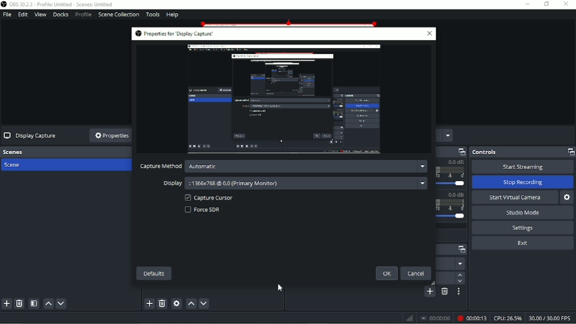  Describe the element at coordinates (305, 184) in the screenshot. I see `:1366x768 @ 0.0 (Primary Monitor) ` at that location.